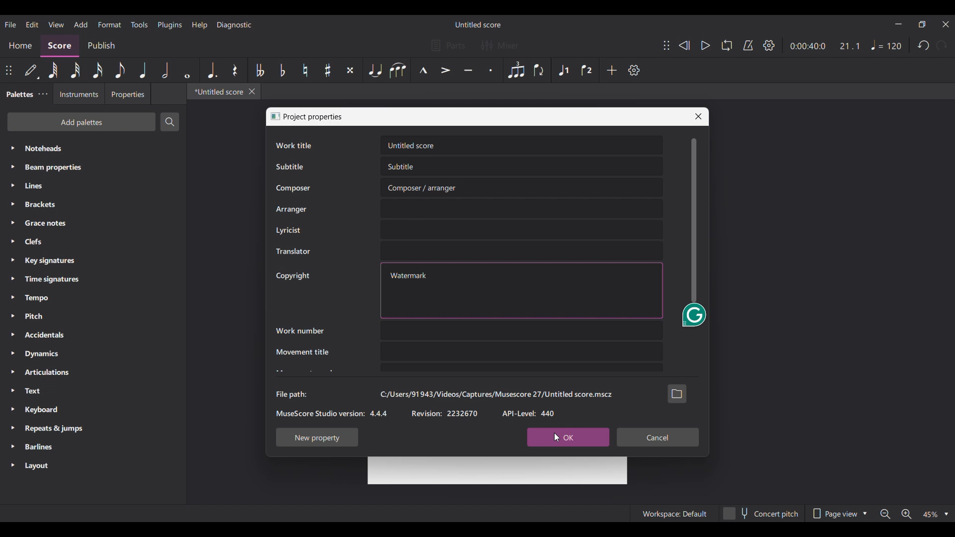 This screenshot has height=537, width=955. What do you see at coordinates (941, 45) in the screenshot?
I see `Redo` at bounding box center [941, 45].